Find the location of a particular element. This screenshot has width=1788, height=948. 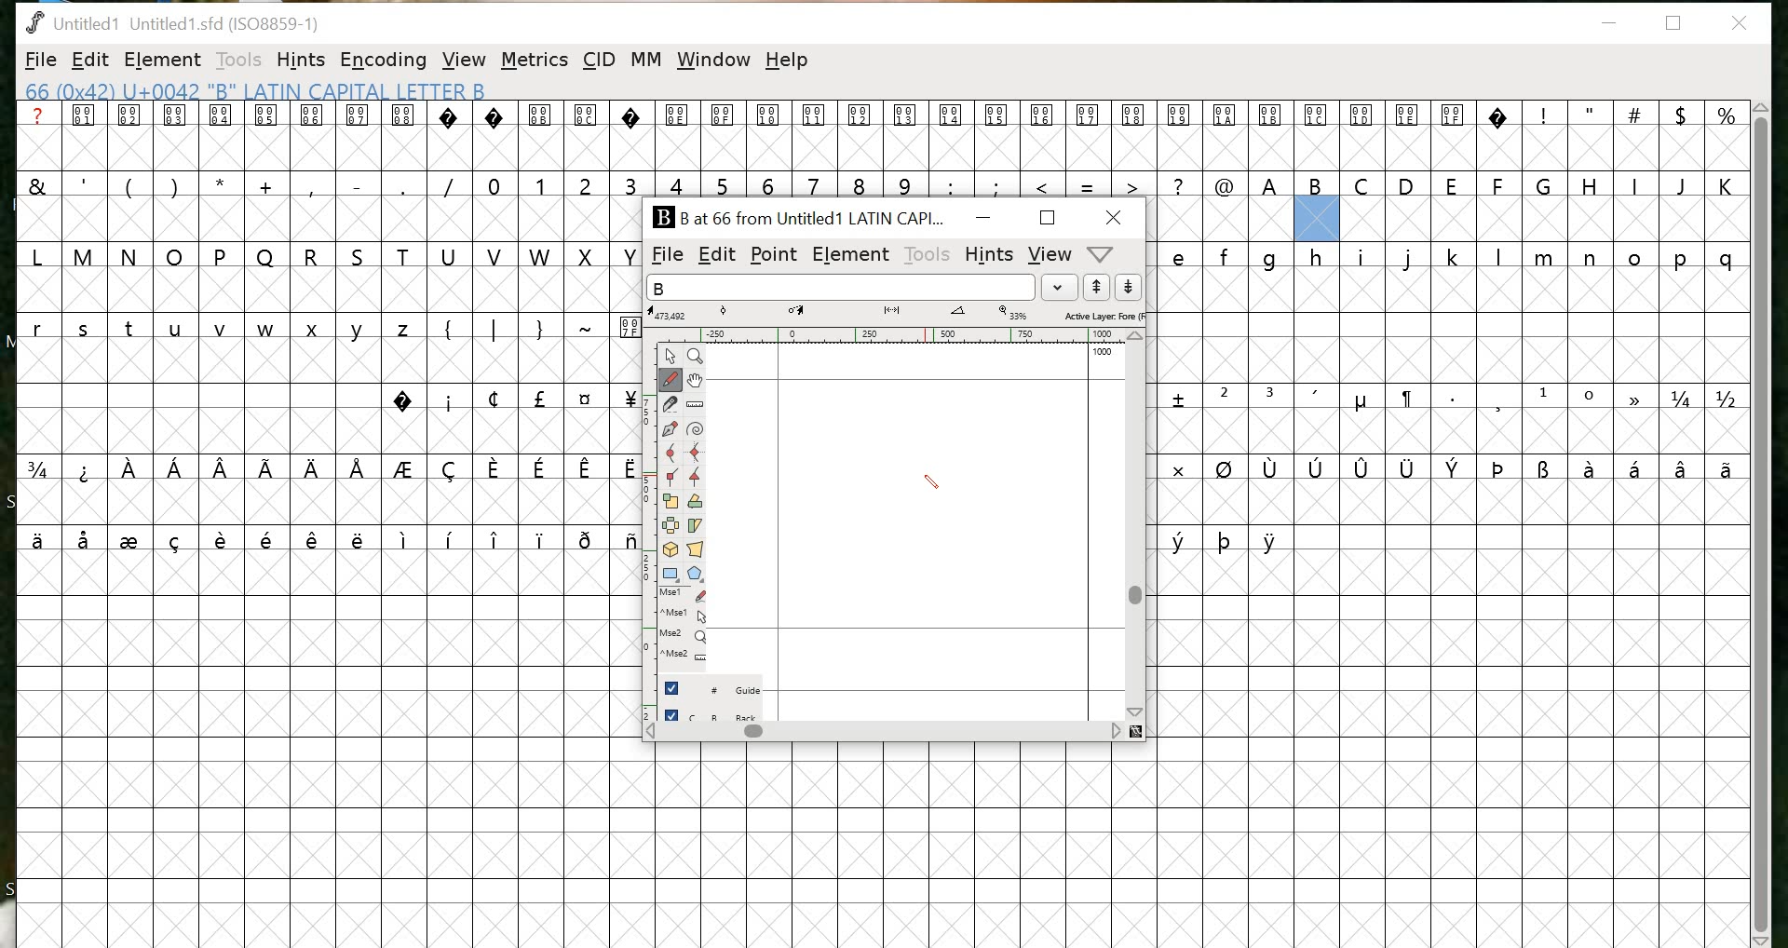

EDIT is located at coordinates (90, 60).